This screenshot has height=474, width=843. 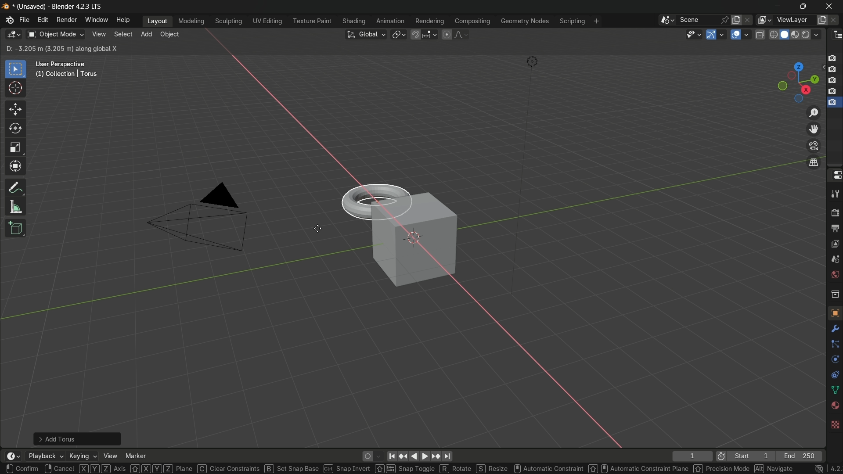 What do you see at coordinates (532, 62) in the screenshot?
I see `light` at bounding box center [532, 62].